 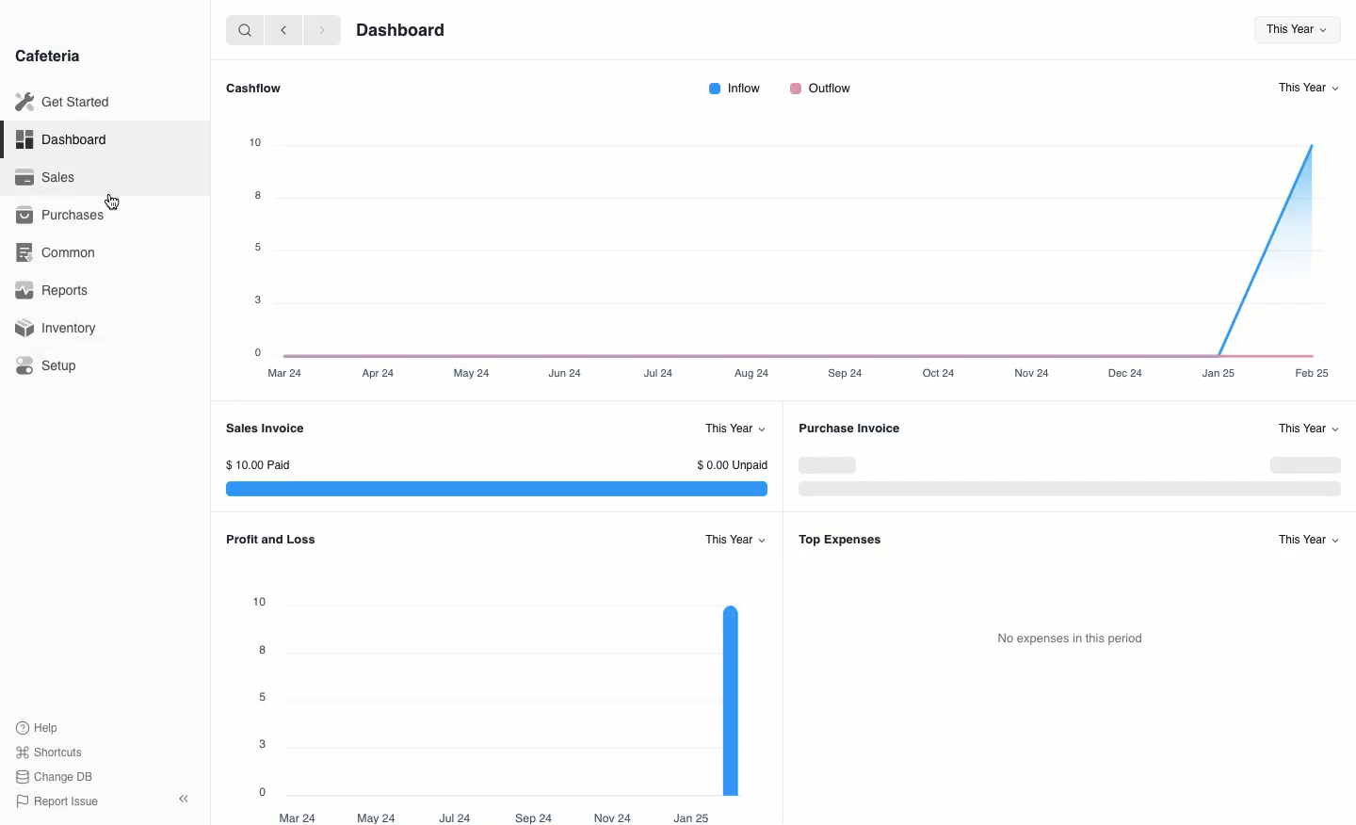 What do you see at coordinates (820, 89) in the screenshot?
I see `Outflow` at bounding box center [820, 89].